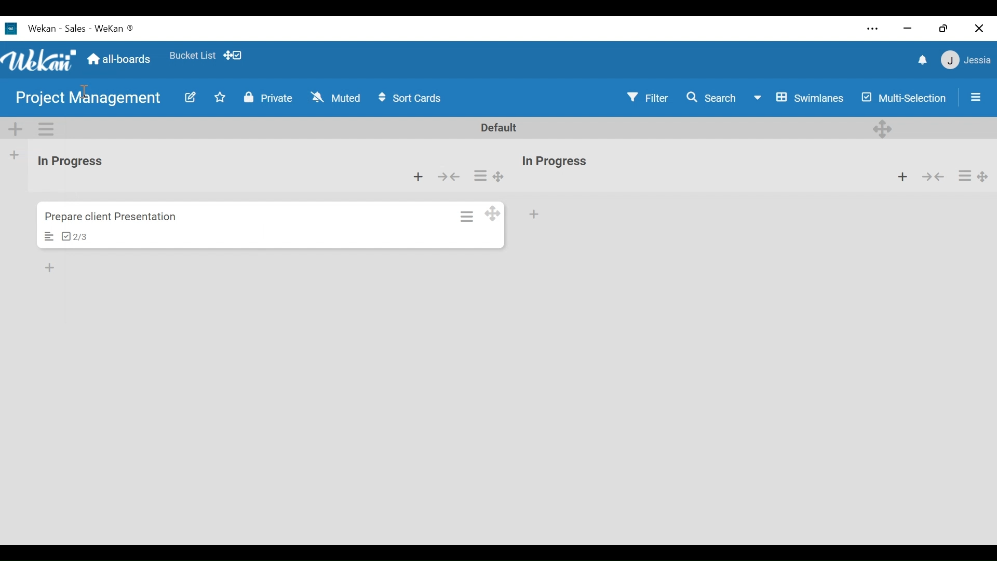 This screenshot has height=561, width=997. I want to click on Desktop drag handles, so click(884, 129).